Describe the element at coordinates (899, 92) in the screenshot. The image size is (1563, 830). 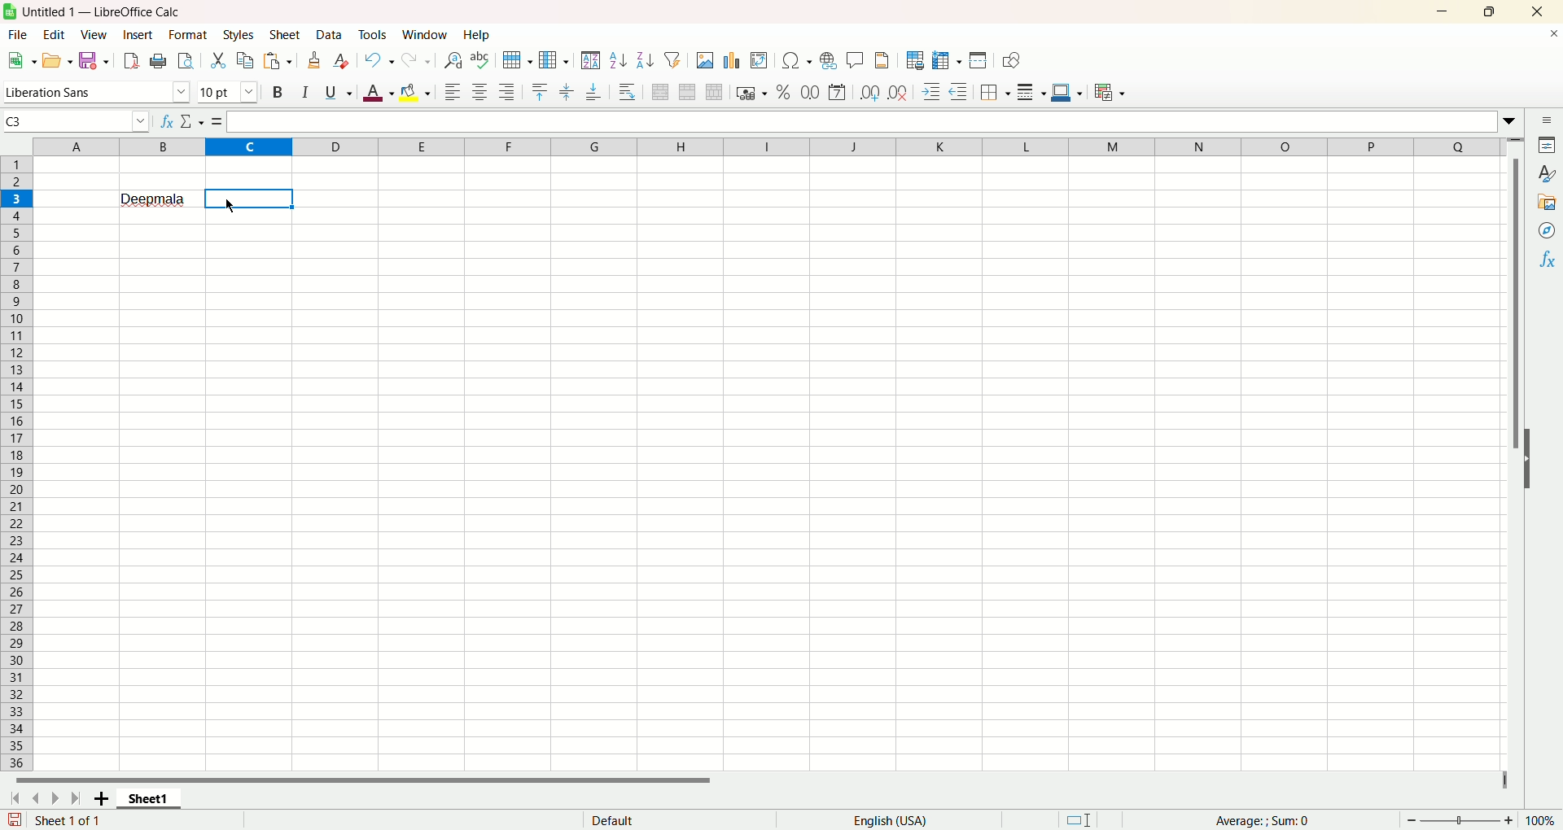
I see `Delete decimal place` at that location.